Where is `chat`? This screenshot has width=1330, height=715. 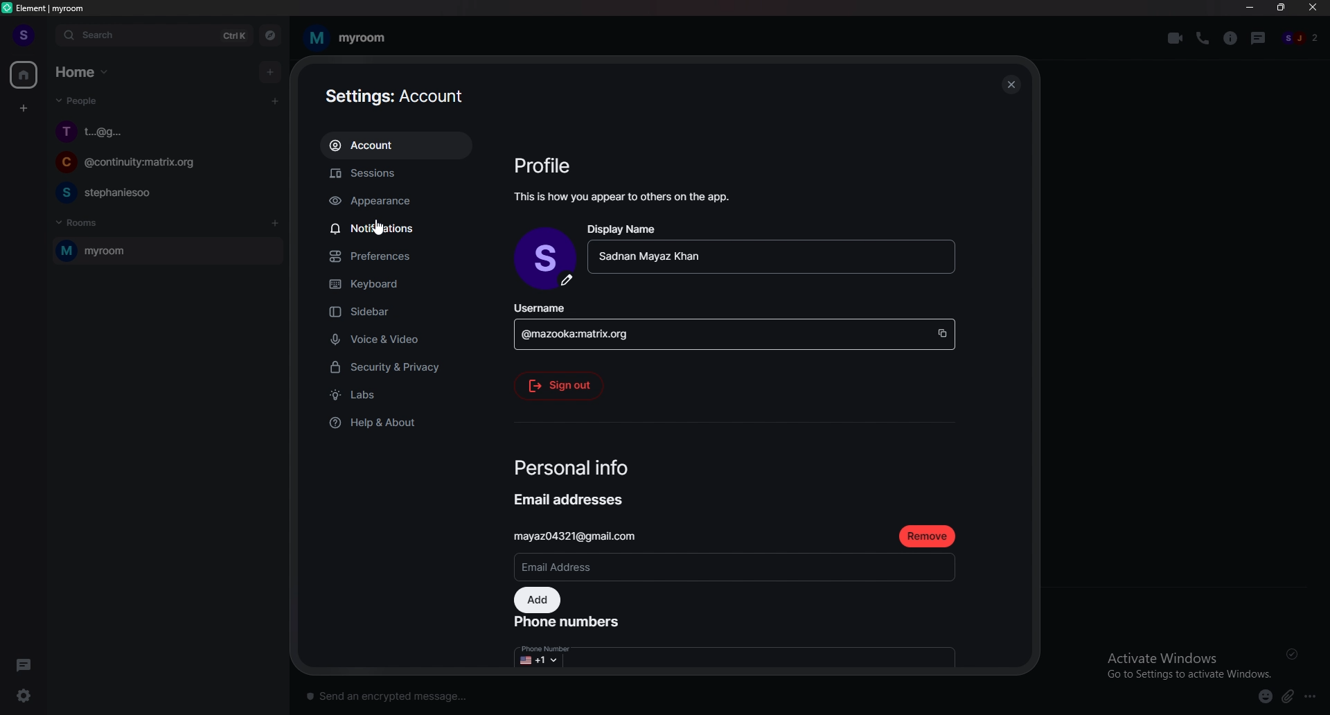 chat is located at coordinates (159, 193).